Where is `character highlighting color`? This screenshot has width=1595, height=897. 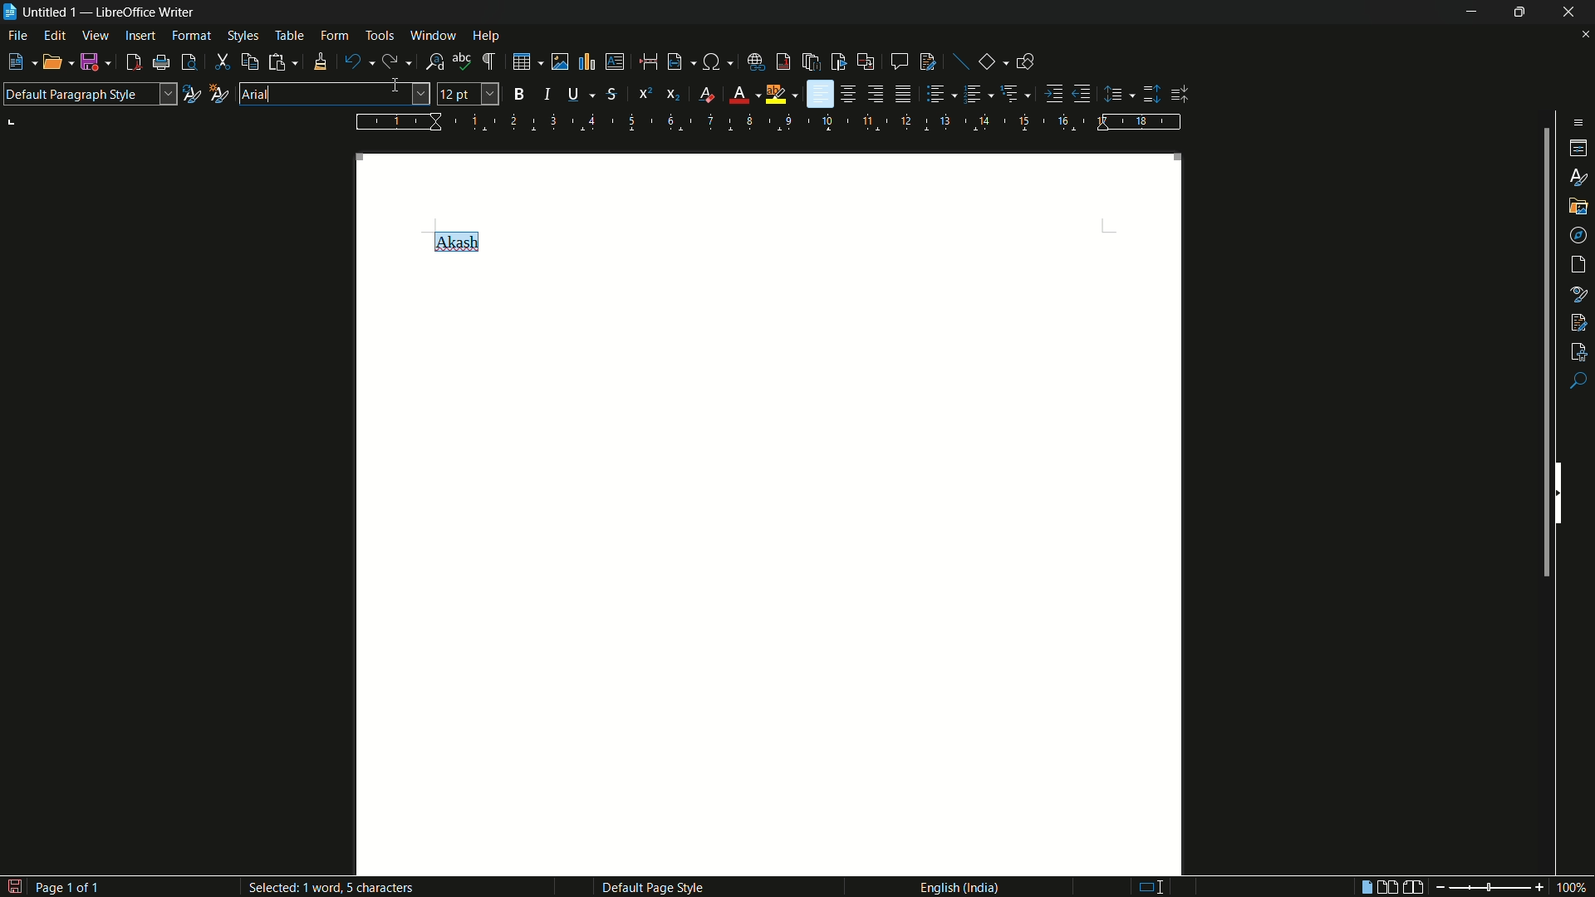 character highlighting color is located at coordinates (776, 95).